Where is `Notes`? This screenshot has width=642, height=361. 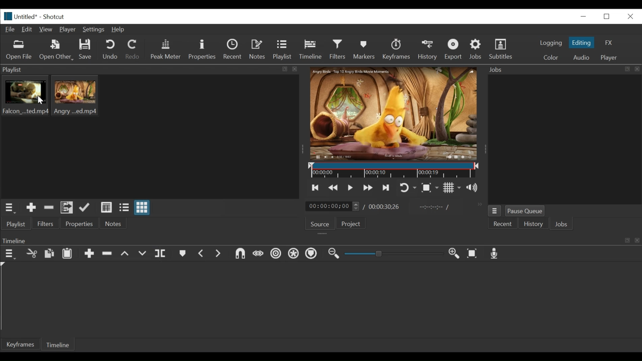 Notes is located at coordinates (113, 224).